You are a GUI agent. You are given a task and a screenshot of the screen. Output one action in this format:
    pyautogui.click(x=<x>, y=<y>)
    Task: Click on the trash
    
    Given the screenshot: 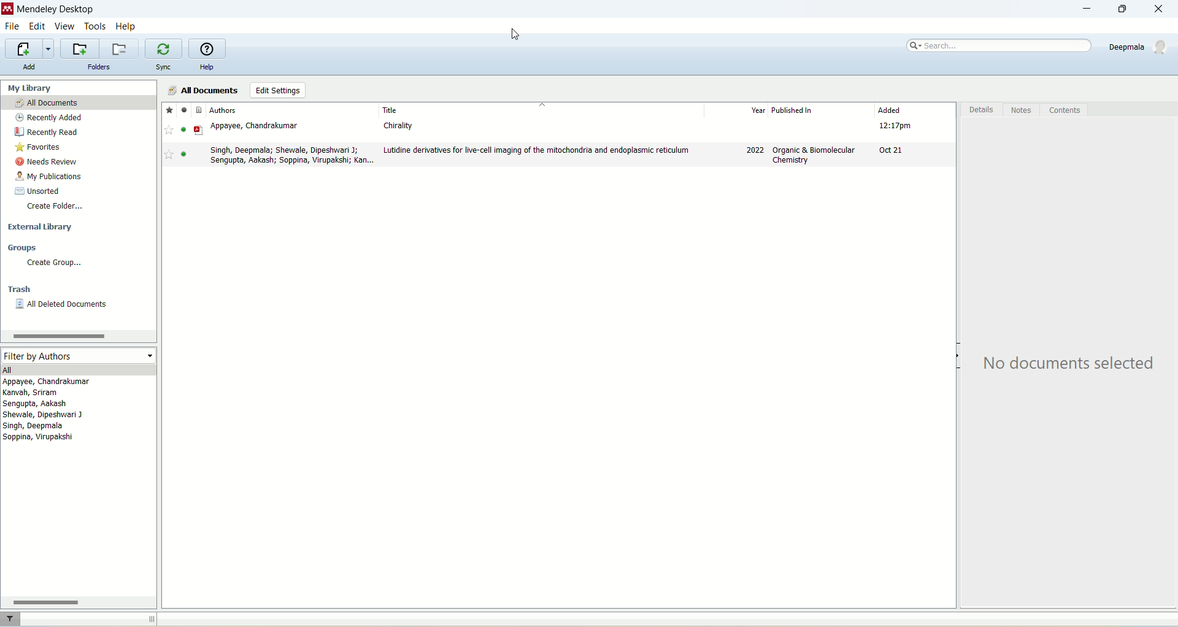 What is the action you would take?
    pyautogui.click(x=18, y=290)
    